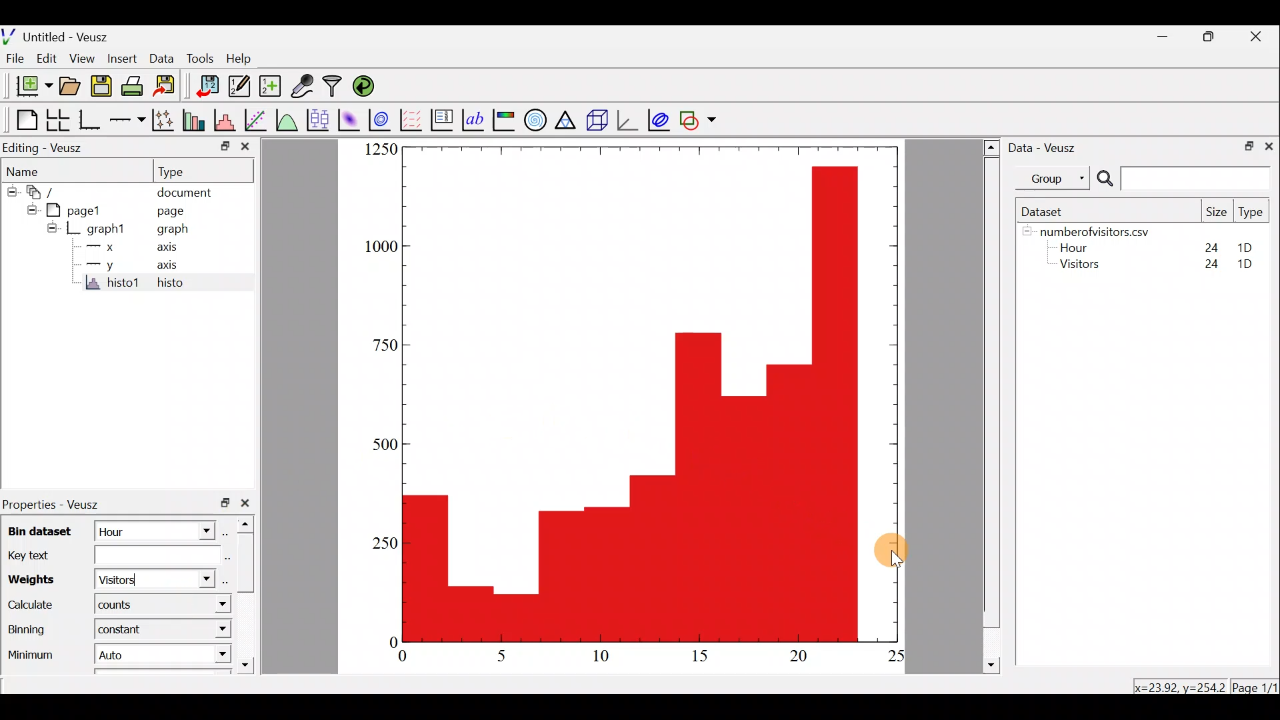 Image resolution: width=1280 pixels, height=720 pixels. I want to click on y, so click(111, 267).